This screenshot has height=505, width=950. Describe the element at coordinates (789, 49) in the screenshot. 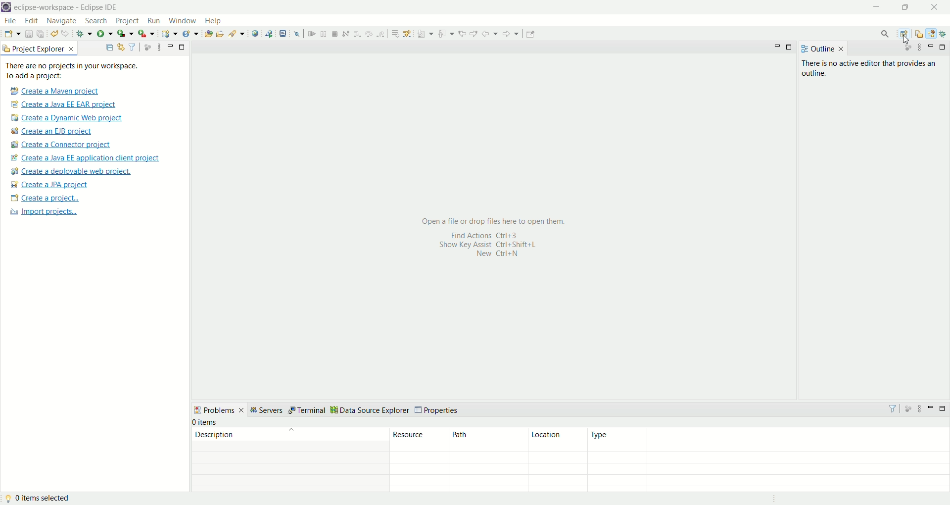

I see `maximize` at that location.